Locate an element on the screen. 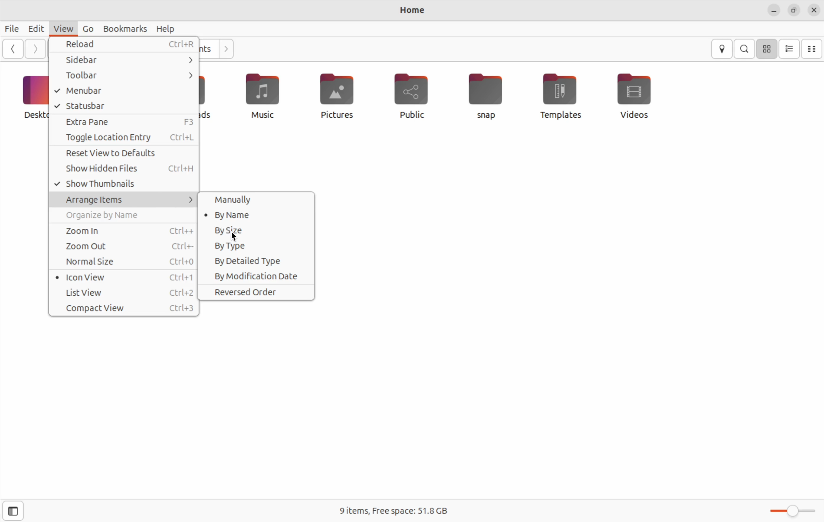 The width and height of the screenshot is (824, 522). home is located at coordinates (414, 11).